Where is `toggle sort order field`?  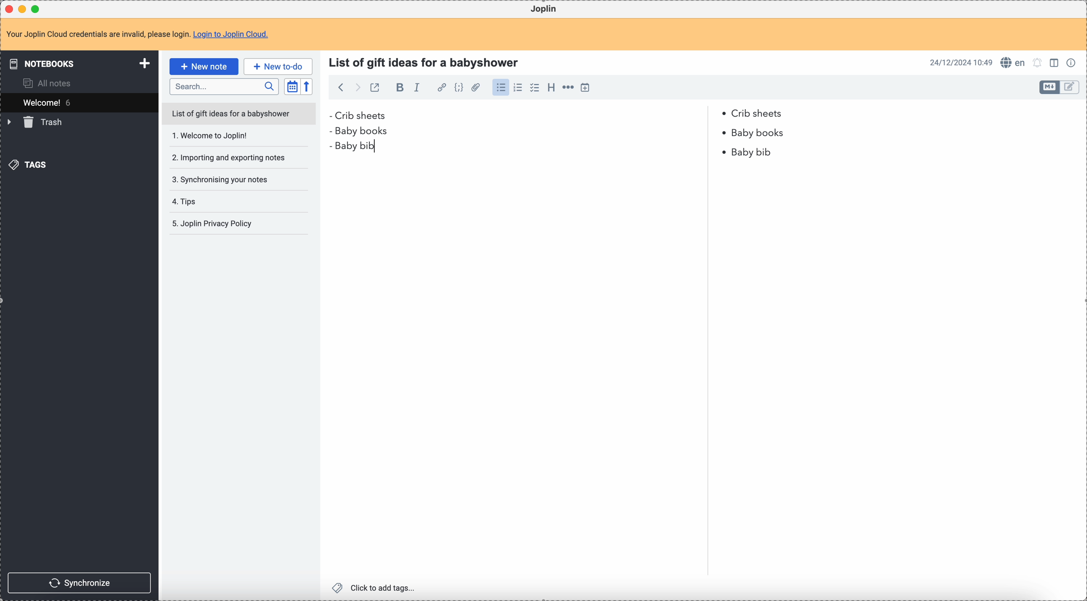
toggle sort order field is located at coordinates (292, 86).